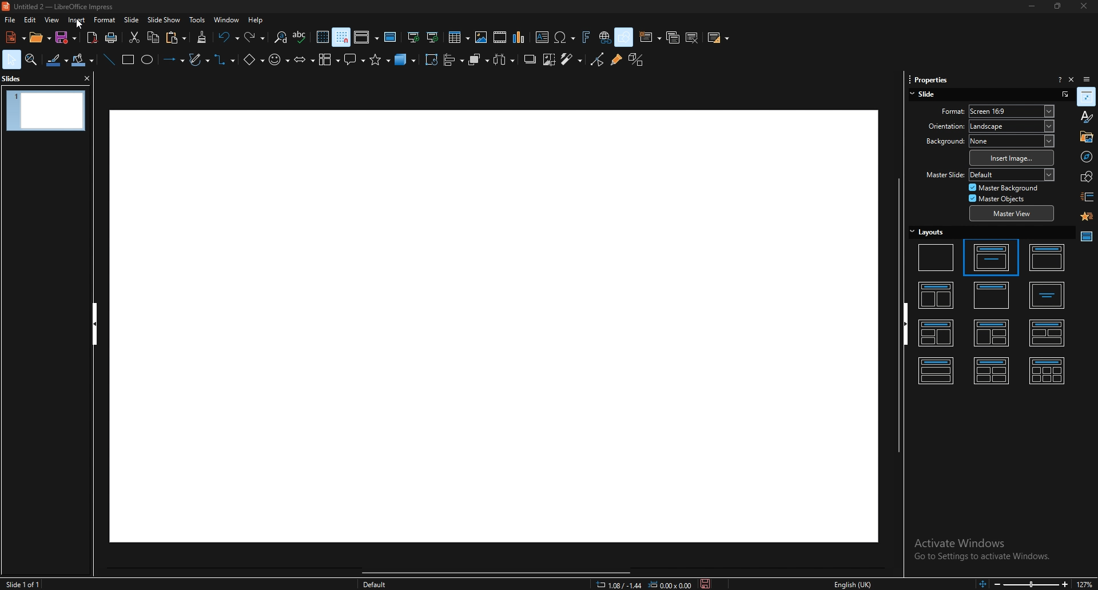  What do you see at coordinates (937, 369) in the screenshot?
I see `title content over content` at bounding box center [937, 369].